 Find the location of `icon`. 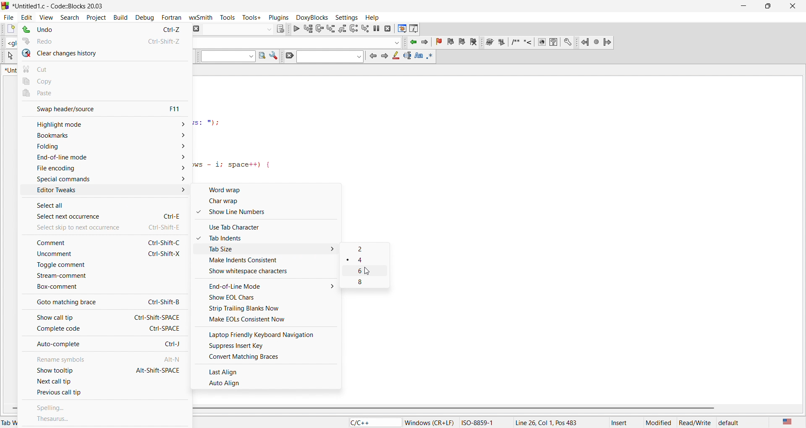

icon is located at coordinates (395, 58).